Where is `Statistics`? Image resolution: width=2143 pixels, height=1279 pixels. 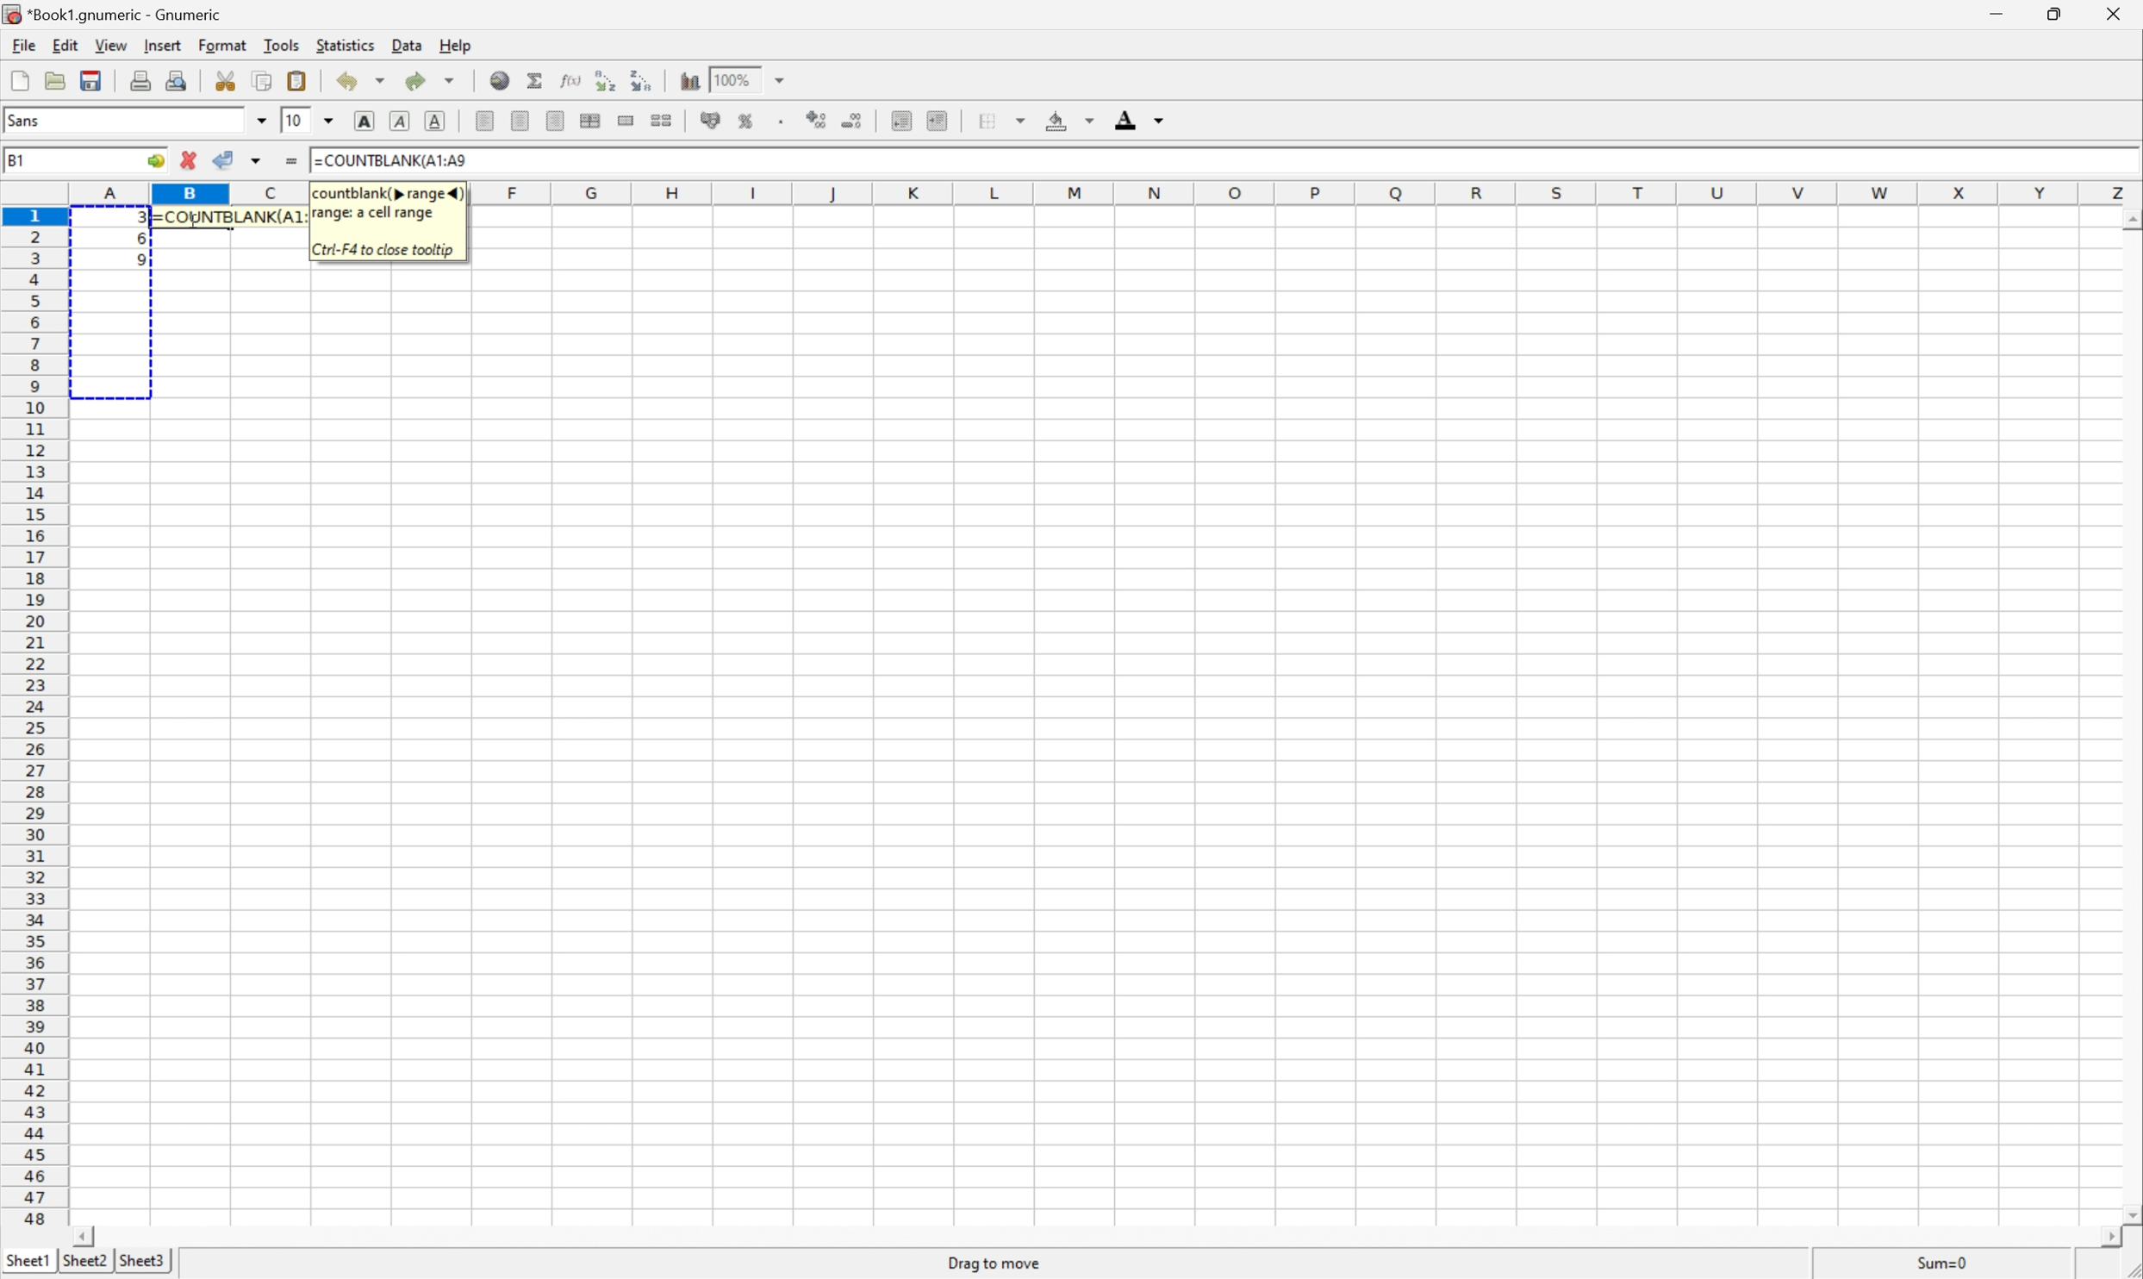 Statistics is located at coordinates (346, 45).